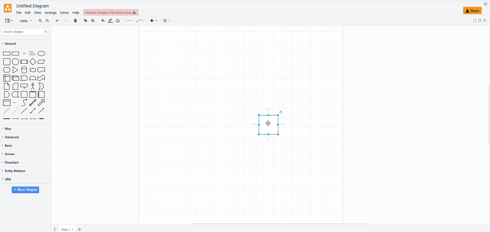 The height and width of the screenshot is (232, 490). What do you see at coordinates (41, 94) in the screenshot?
I see `horizontal container` at bounding box center [41, 94].